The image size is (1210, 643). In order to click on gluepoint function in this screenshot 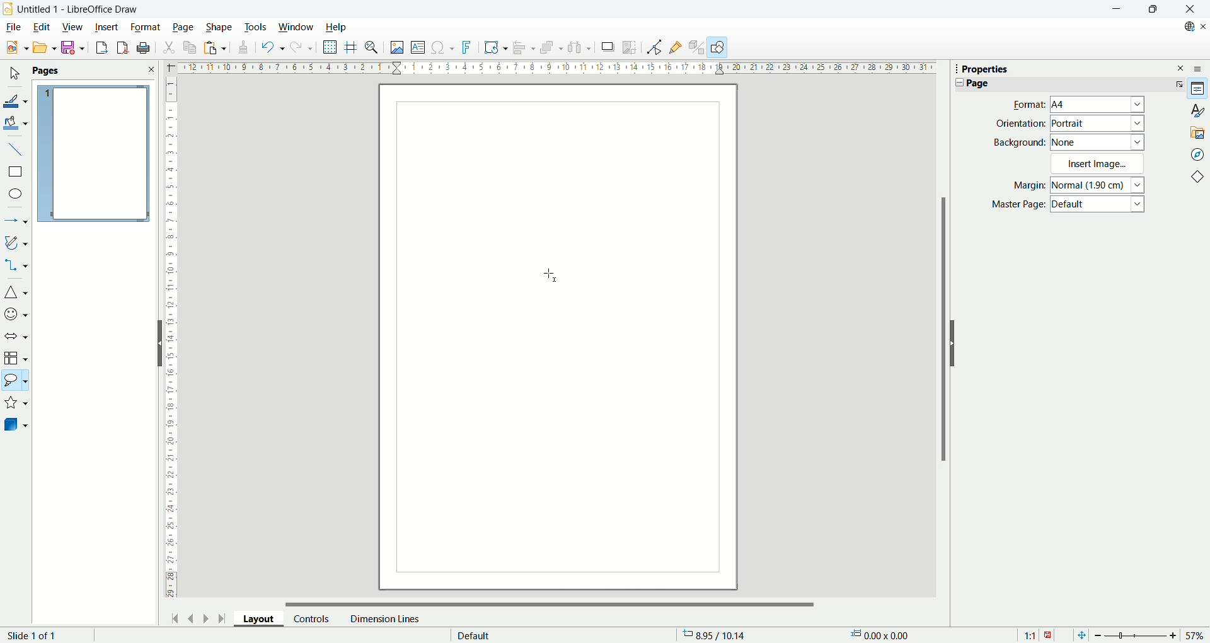, I will do `click(676, 47)`.